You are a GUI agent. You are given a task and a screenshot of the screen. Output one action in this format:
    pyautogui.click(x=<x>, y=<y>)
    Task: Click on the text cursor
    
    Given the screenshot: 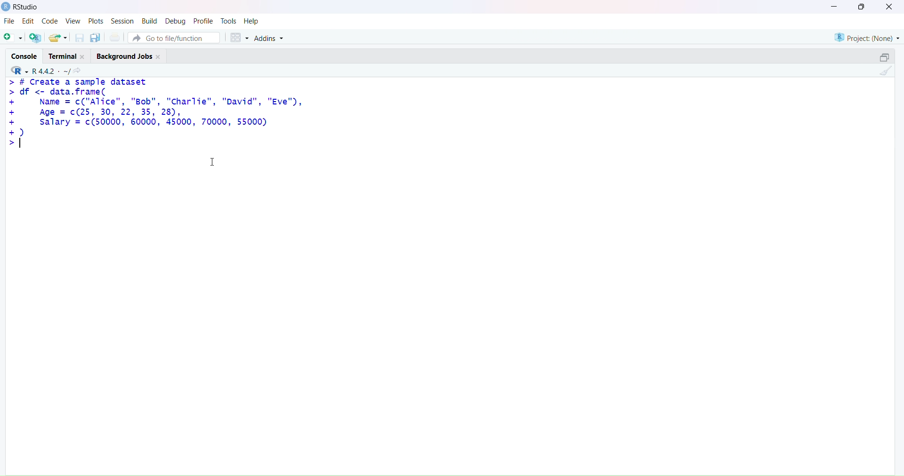 What is the action you would take?
    pyautogui.click(x=24, y=144)
    